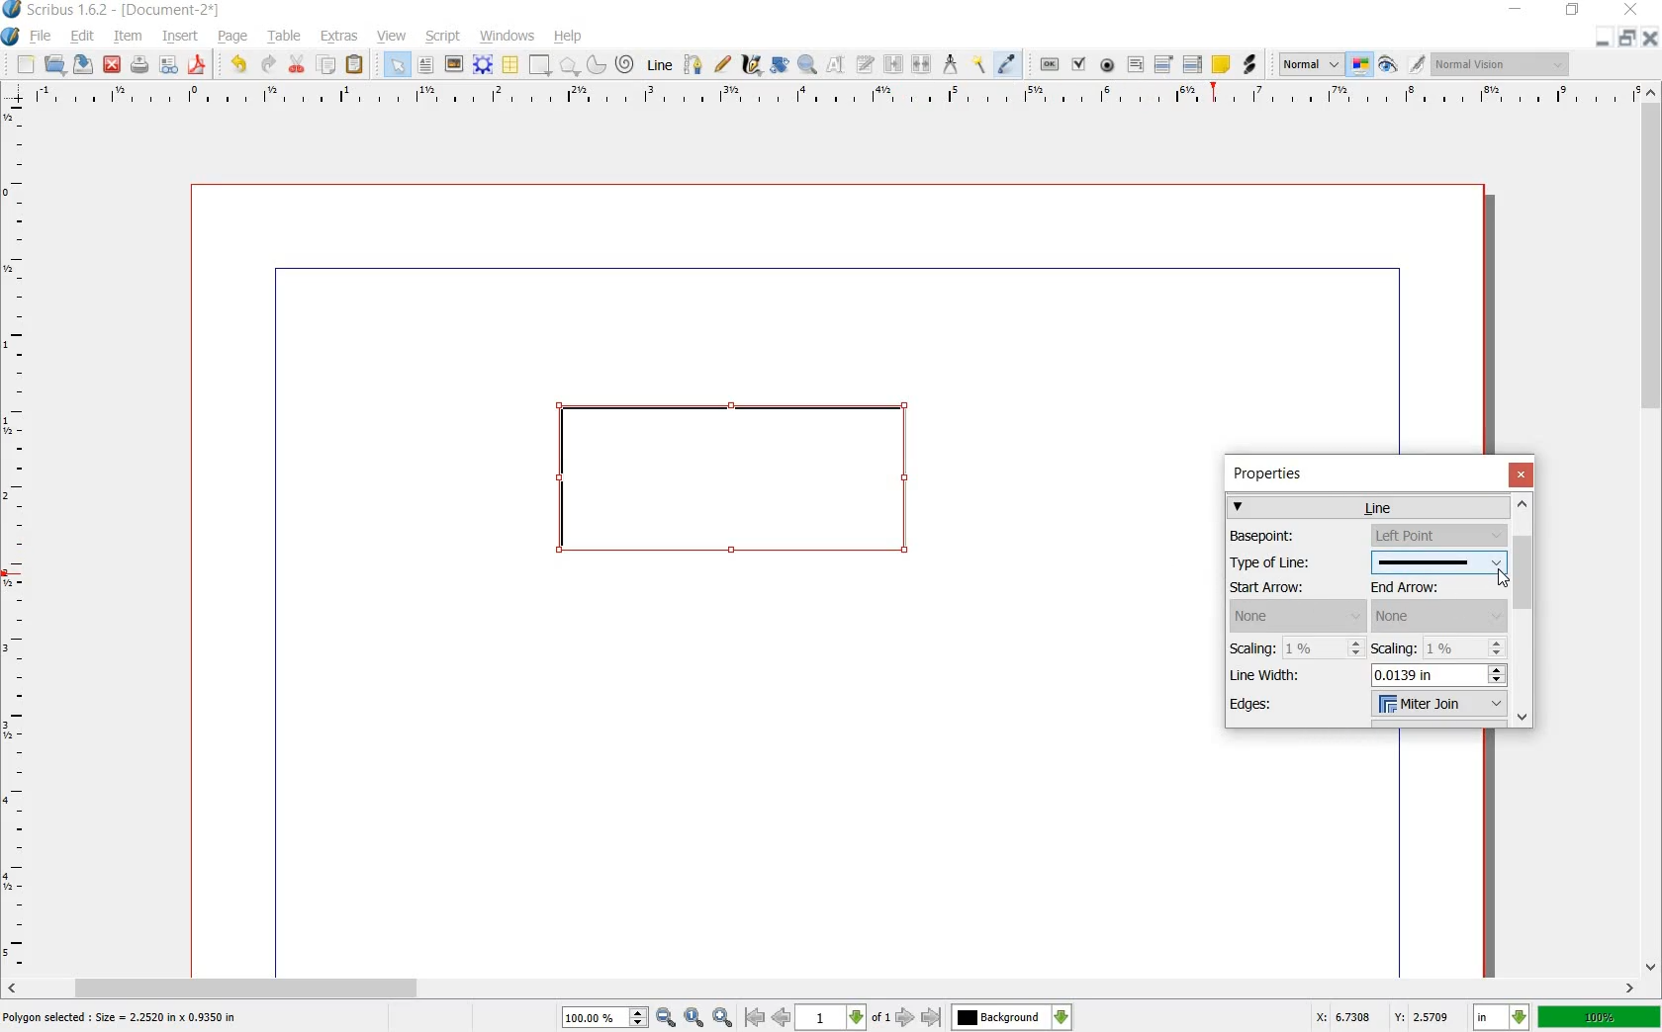 The width and height of the screenshot is (1662, 1032). I want to click on UNDO, so click(235, 65).